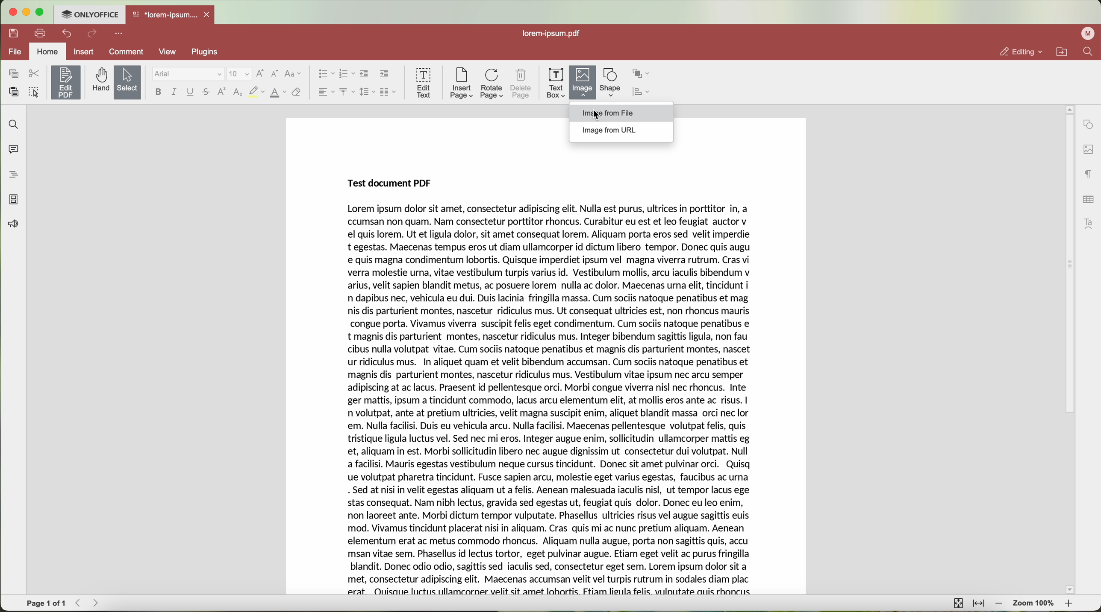 The height and width of the screenshot is (612, 1101). What do you see at coordinates (158, 92) in the screenshot?
I see `bold` at bounding box center [158, 92].